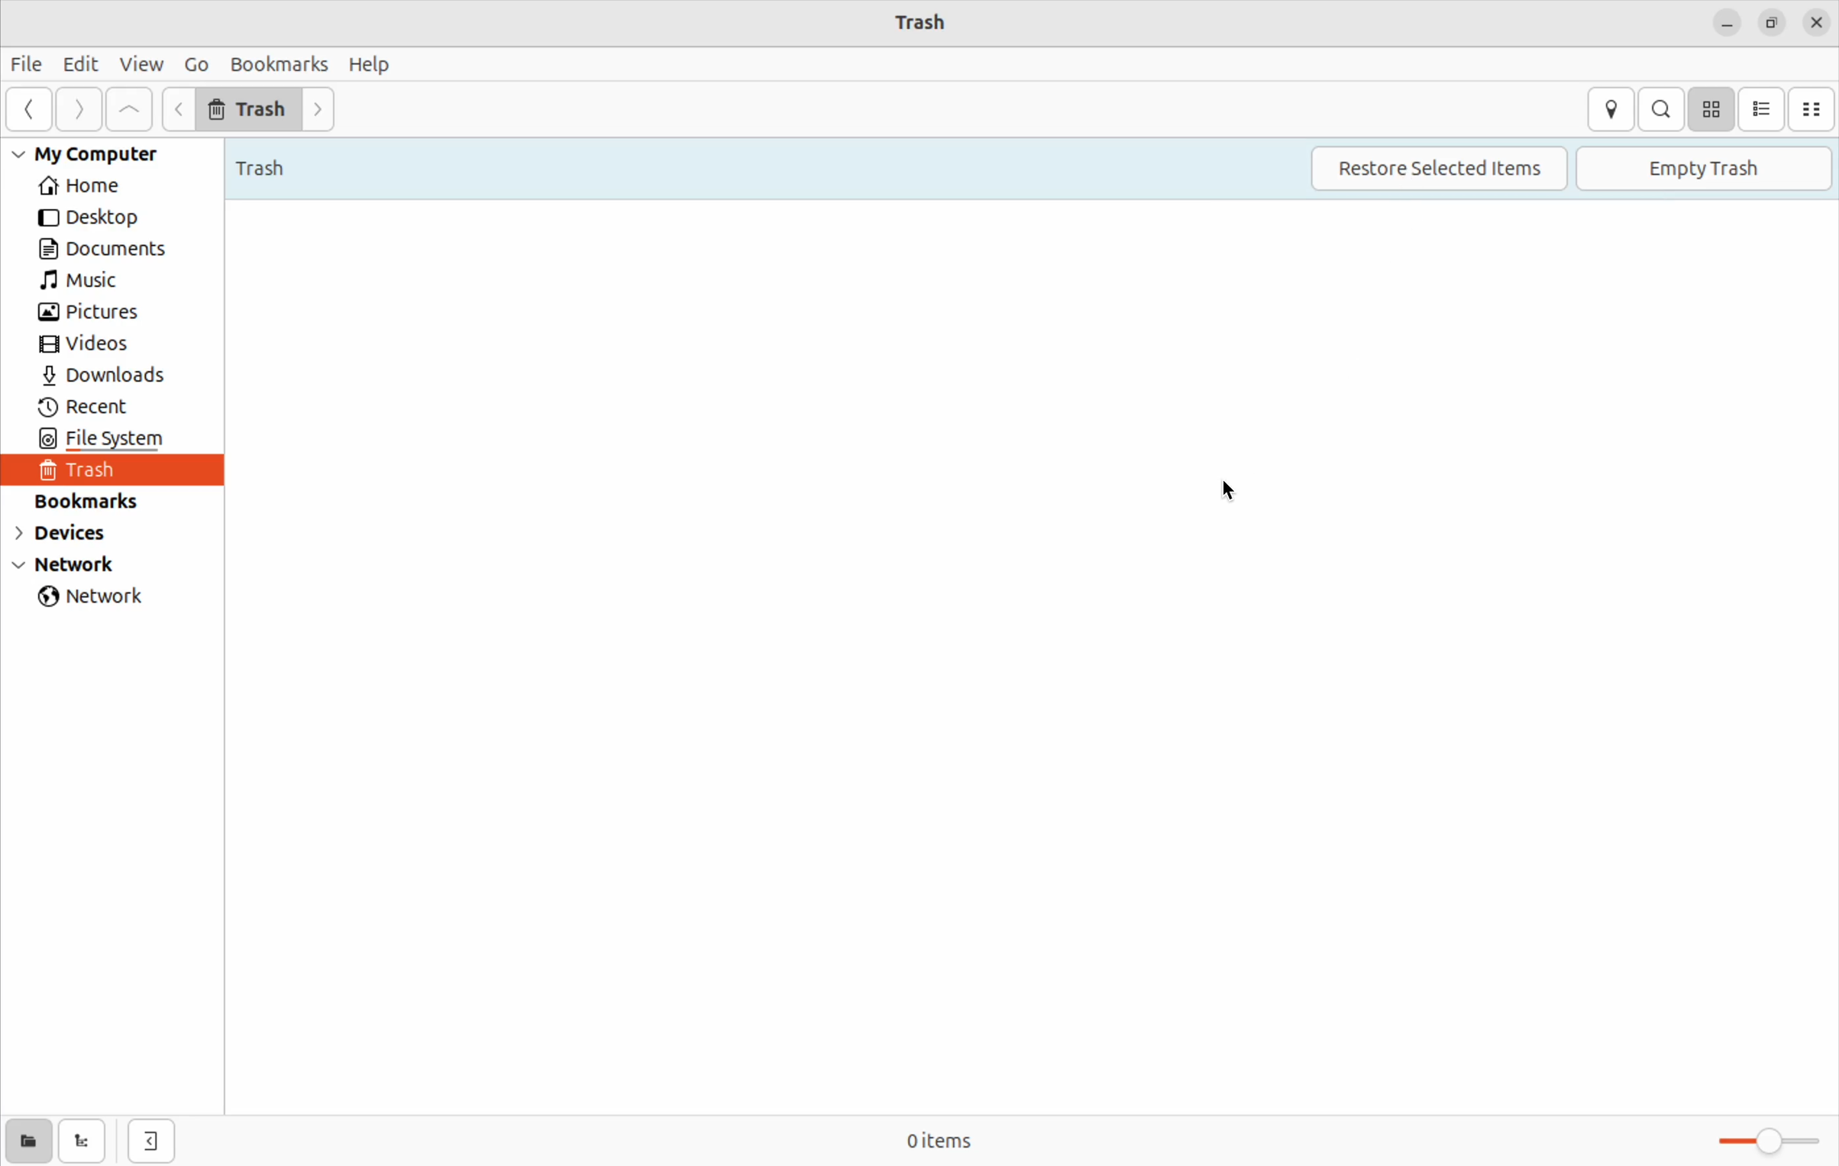  What do you see at coordinates (78, 536) in the screenshot?
I see `devices` at bounding box center [78, 536].